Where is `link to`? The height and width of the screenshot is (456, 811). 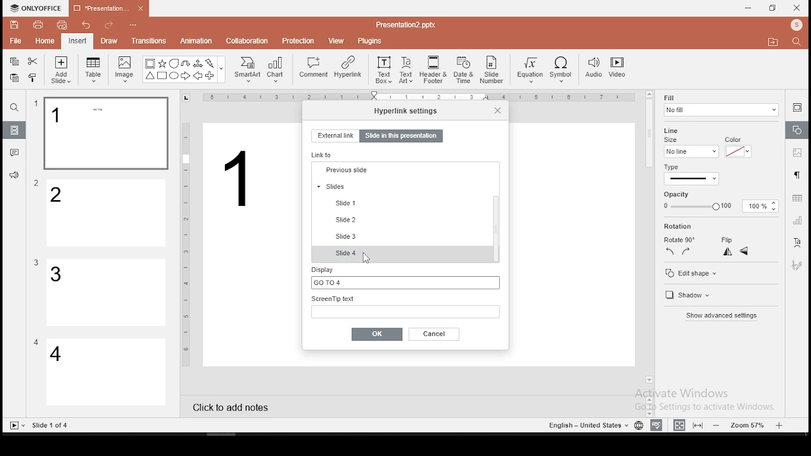
link to is located at coordinates (324, 155).